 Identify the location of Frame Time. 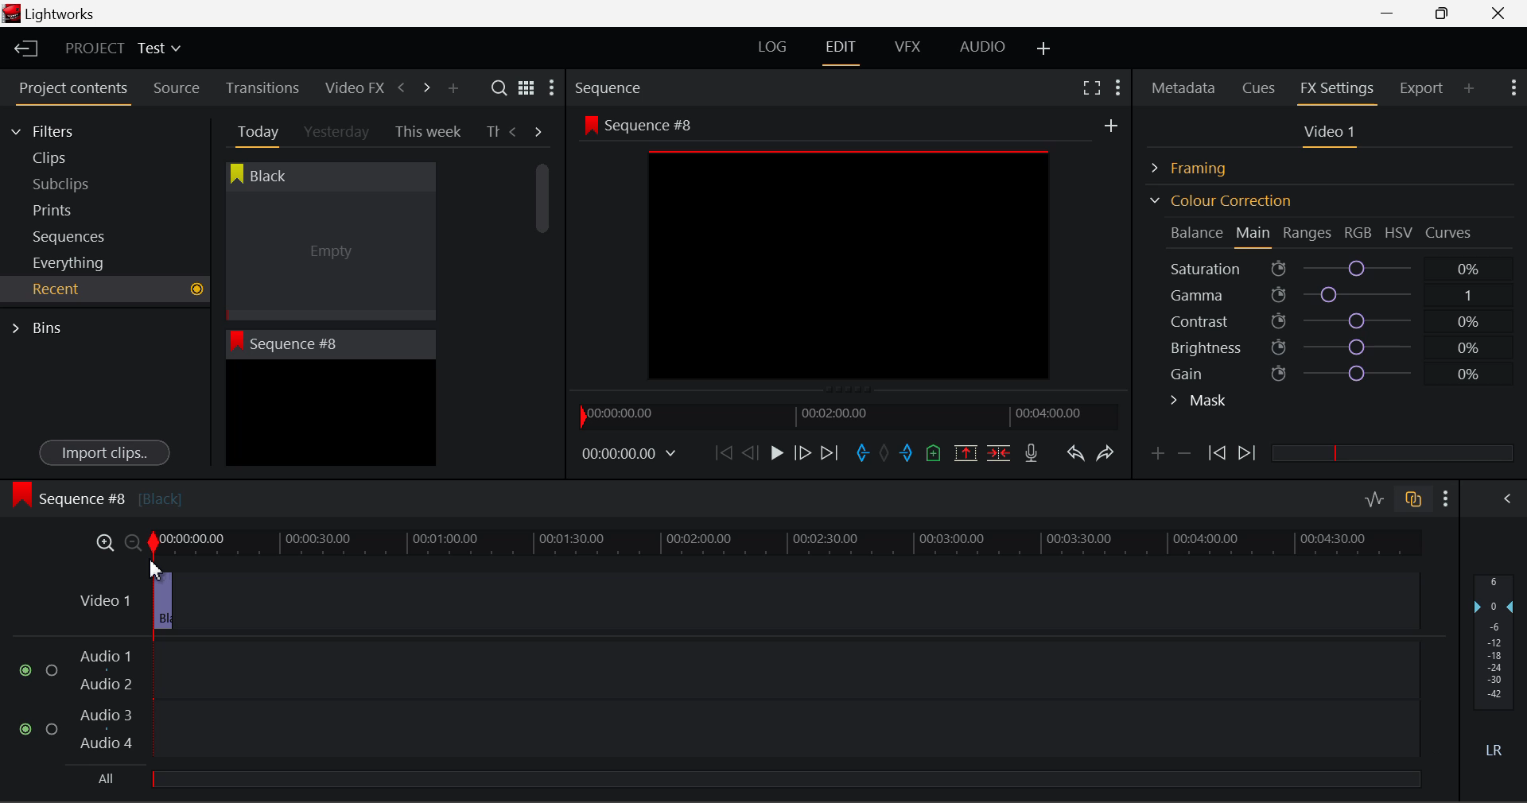
(630, 455).